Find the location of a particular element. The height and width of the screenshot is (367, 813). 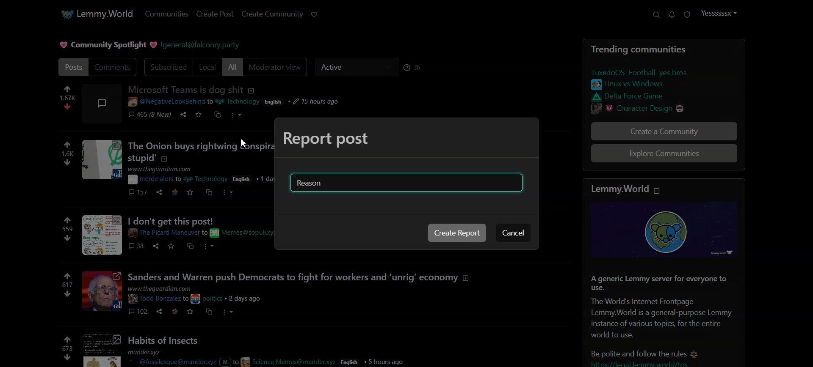

share is located at coordinates (184, 115).